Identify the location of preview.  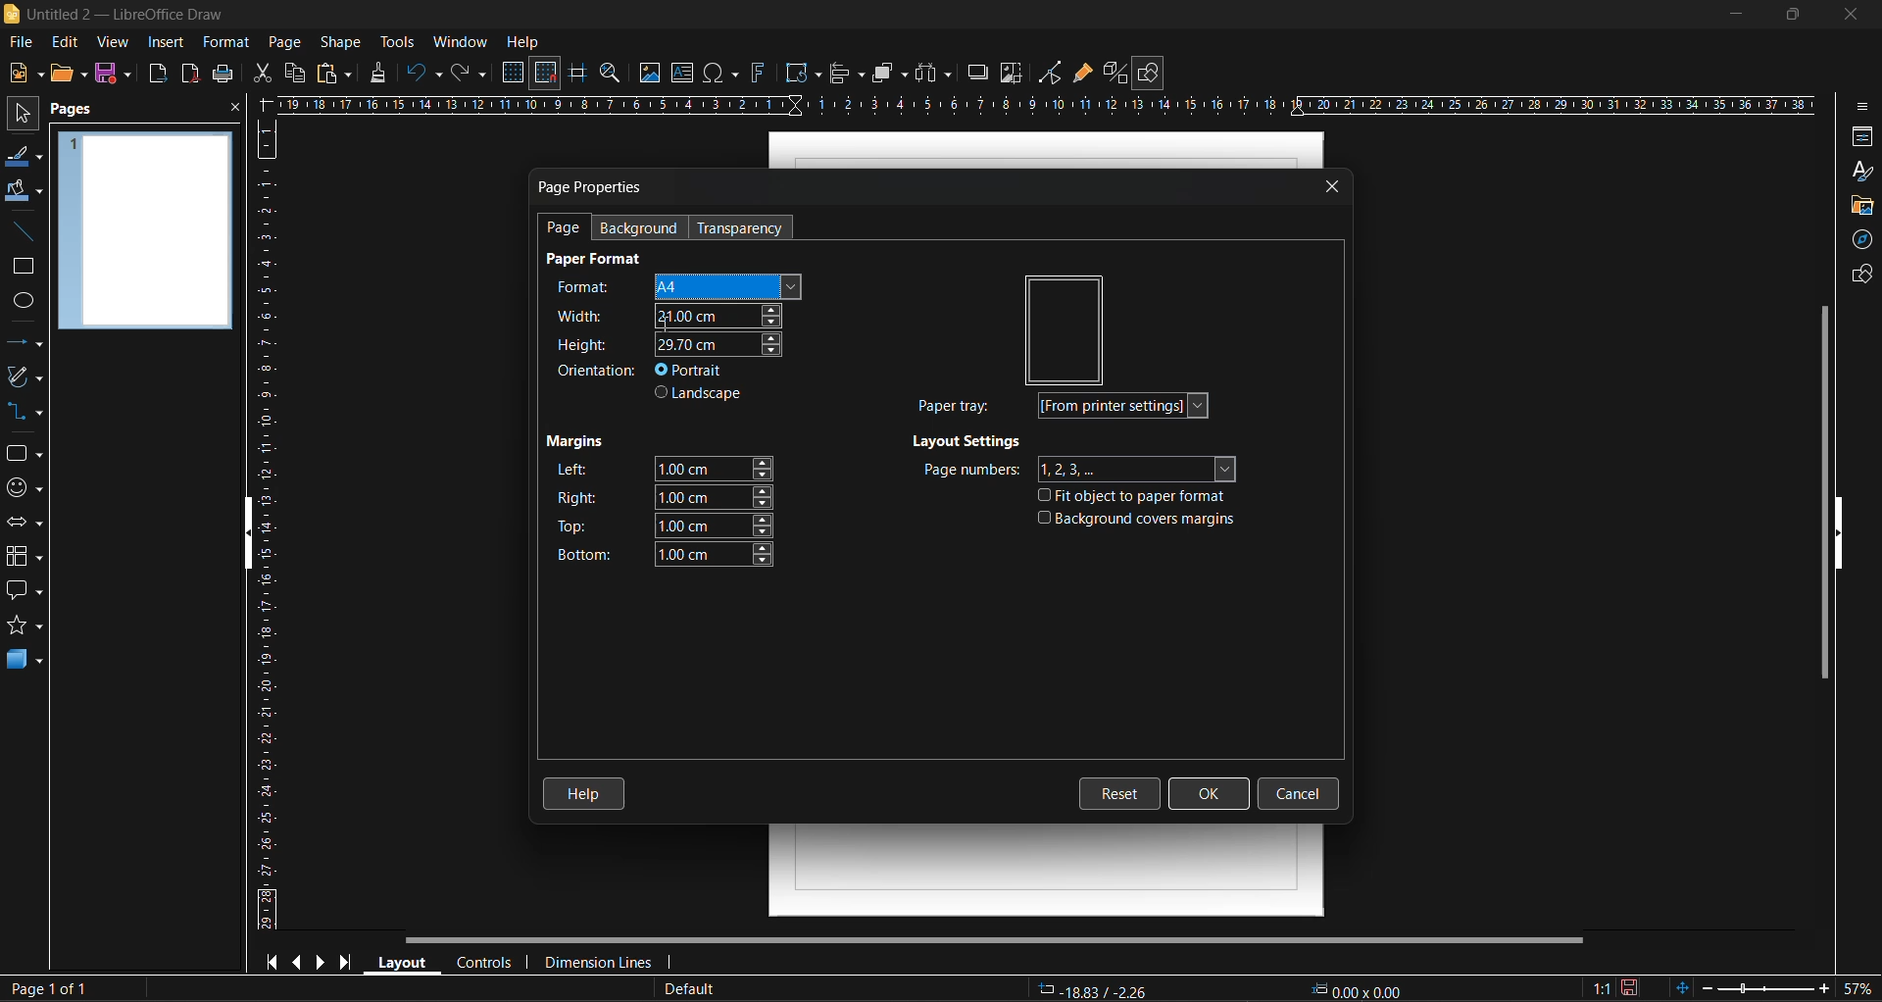
(1066, 327).